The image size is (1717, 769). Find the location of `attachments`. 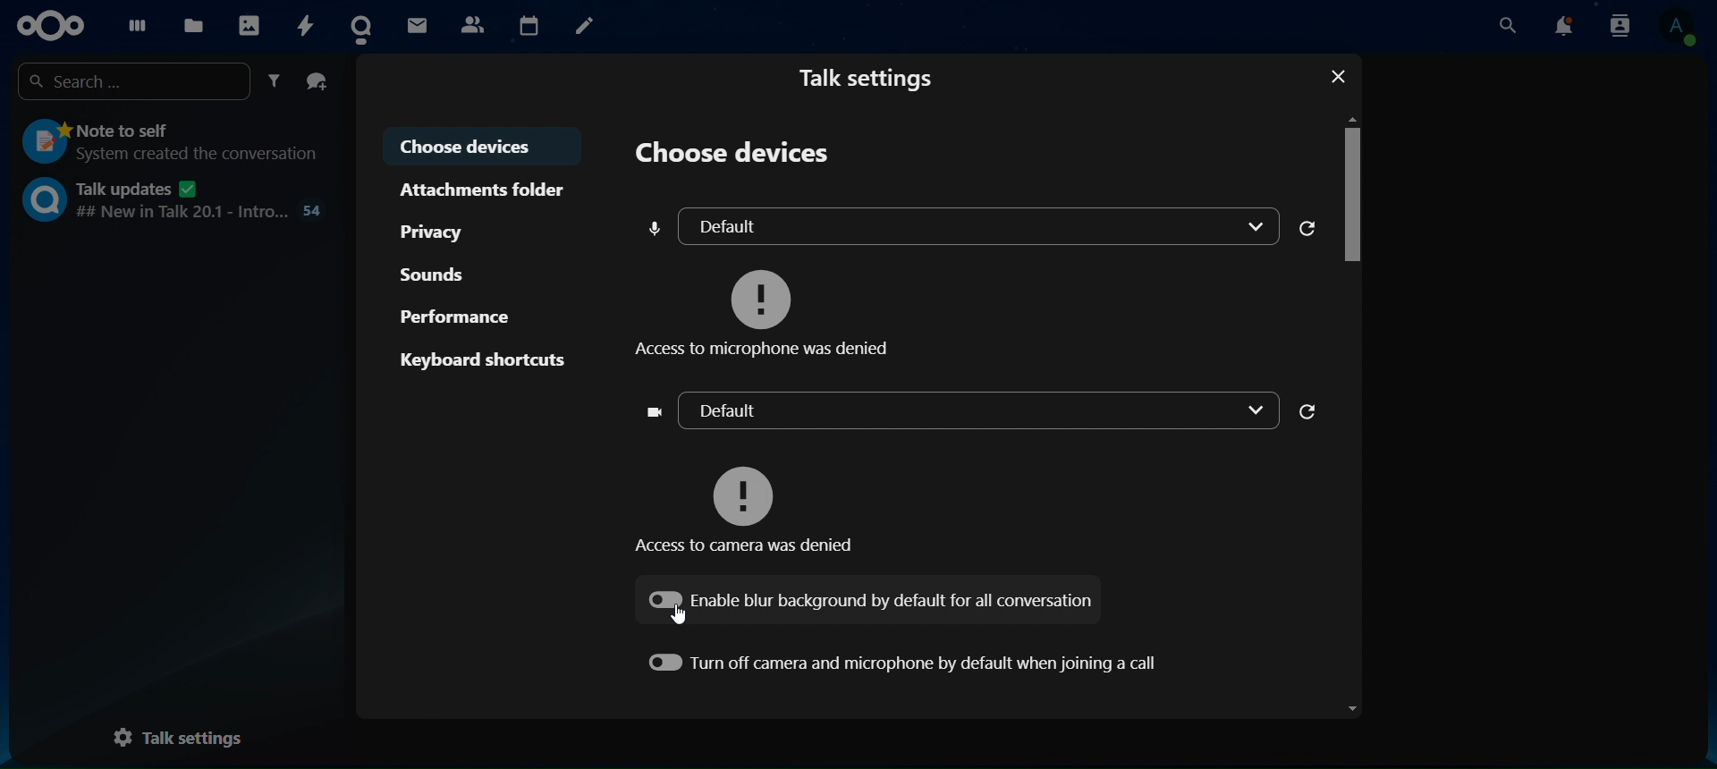

attachments is located at coordinates (485, 189).